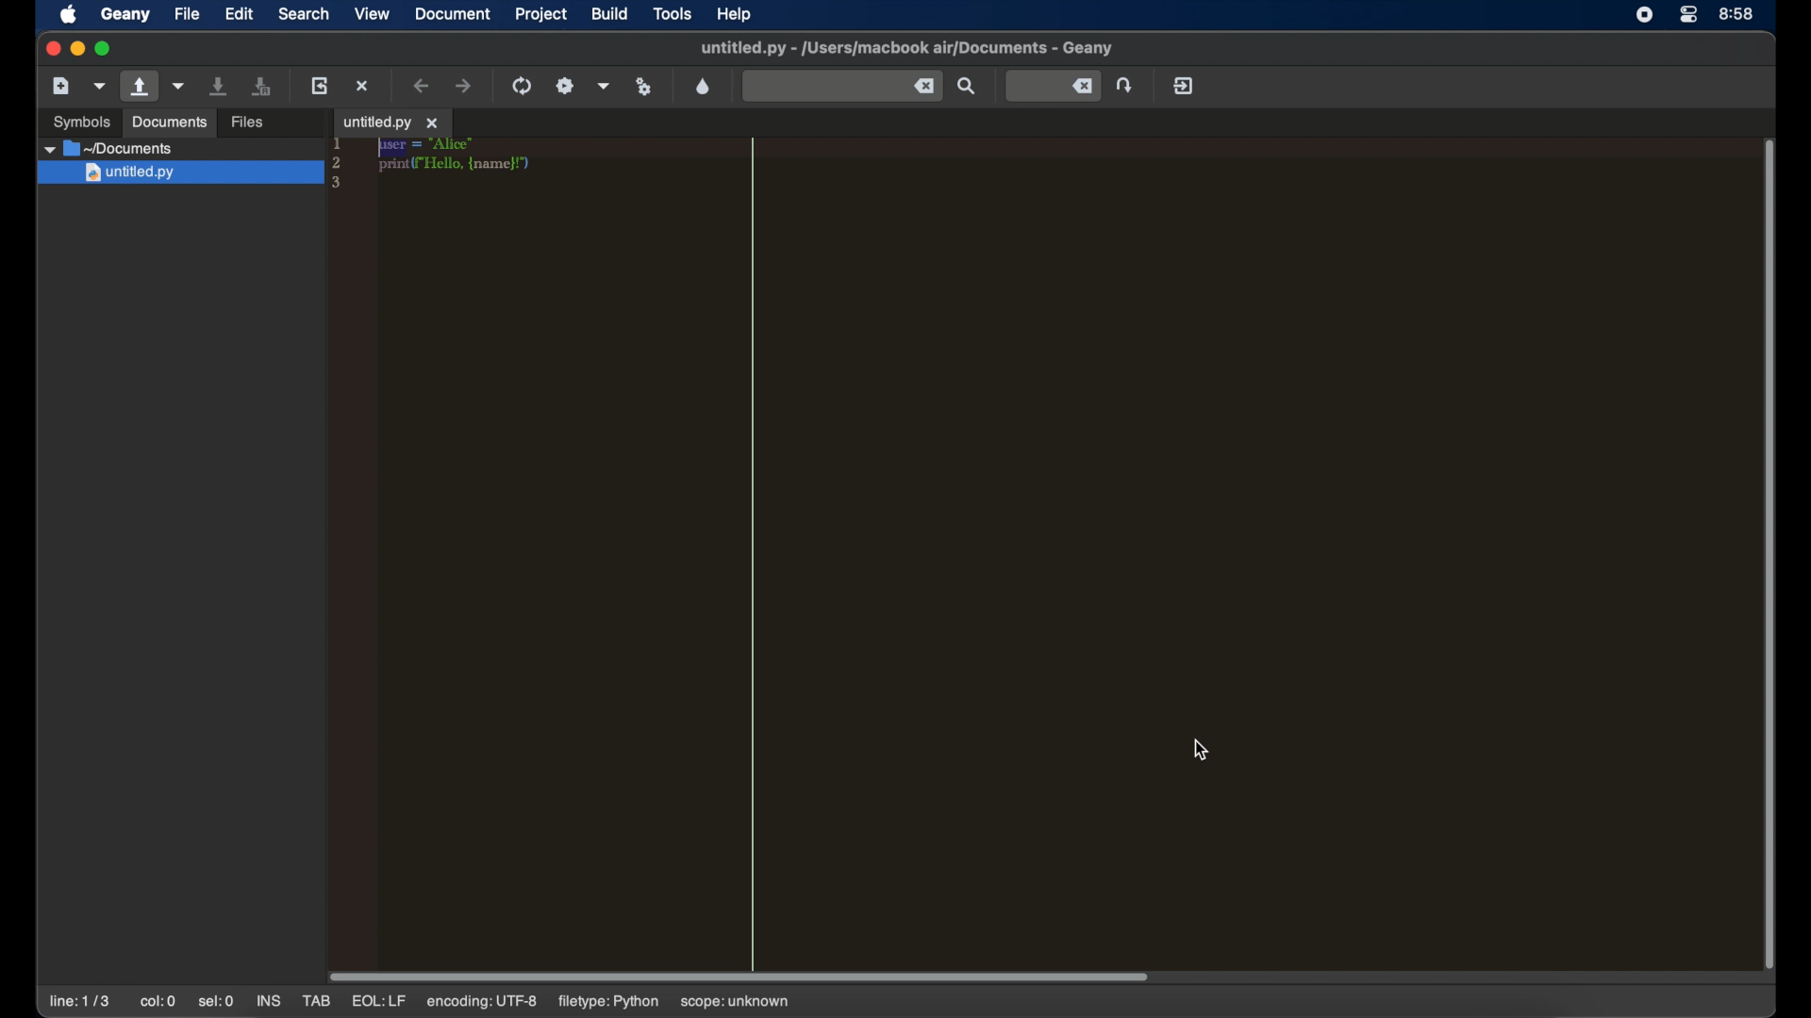 The width and height of the screenshot is (1811, 1018). I want to click on col:0, so click(158, 1002).